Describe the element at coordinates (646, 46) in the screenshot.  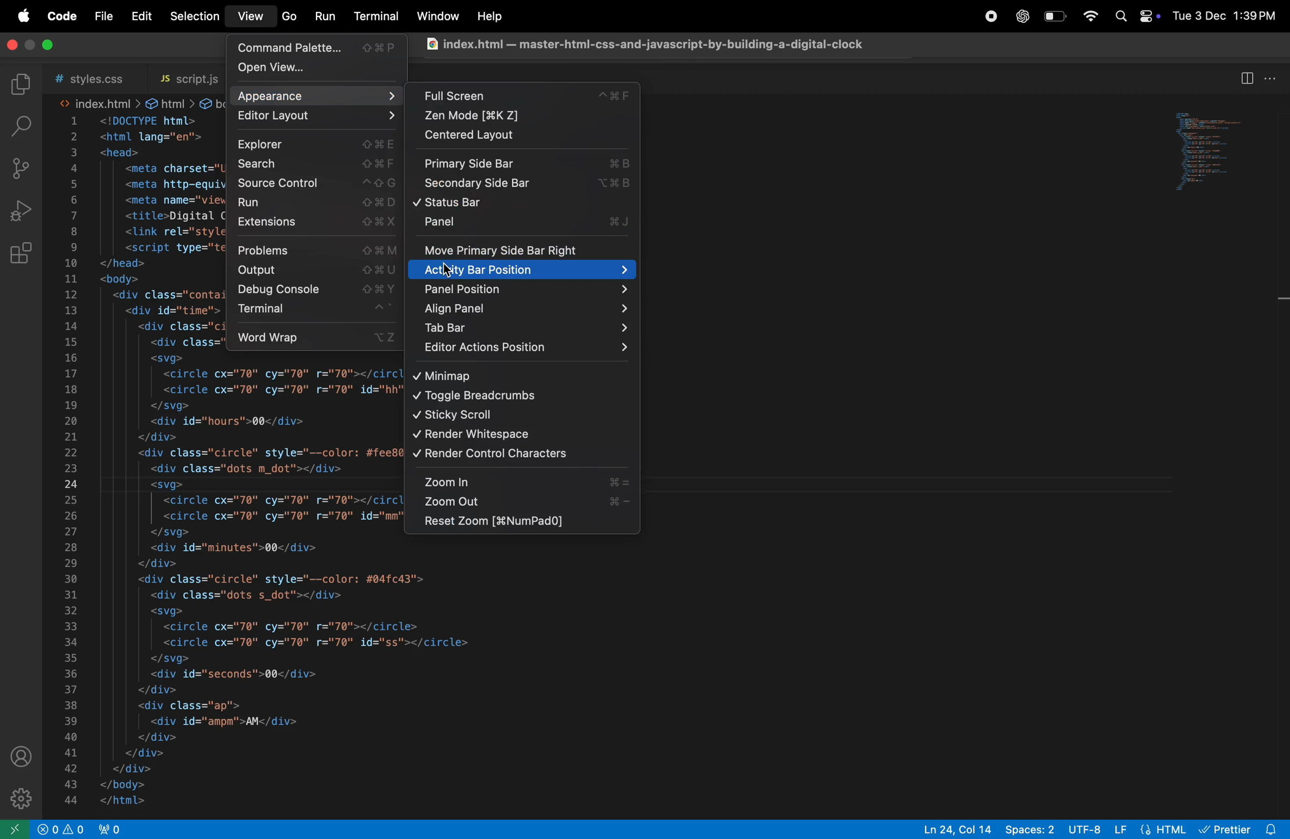
I see `chrome file index .html` at that location.